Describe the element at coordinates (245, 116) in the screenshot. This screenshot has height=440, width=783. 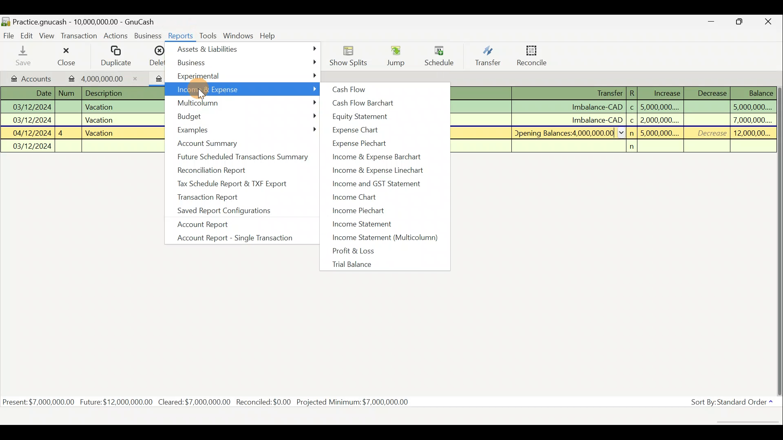
I see `Budget` at that location.